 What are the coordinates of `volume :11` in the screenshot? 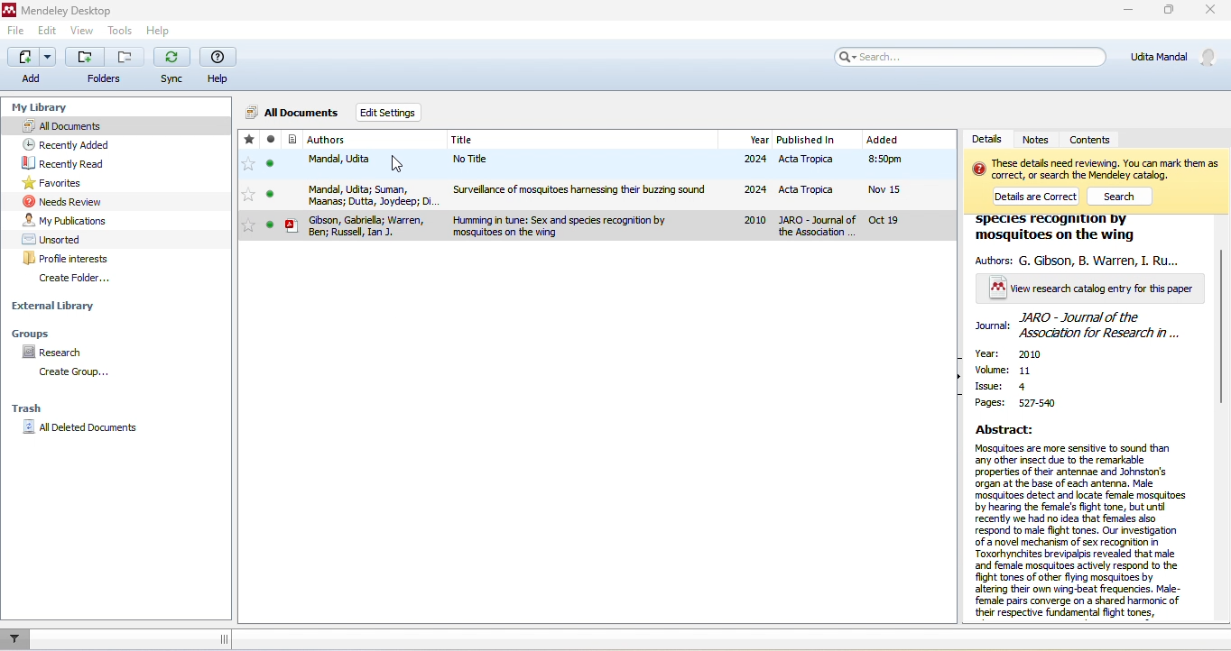 It's located at (1009, 371).